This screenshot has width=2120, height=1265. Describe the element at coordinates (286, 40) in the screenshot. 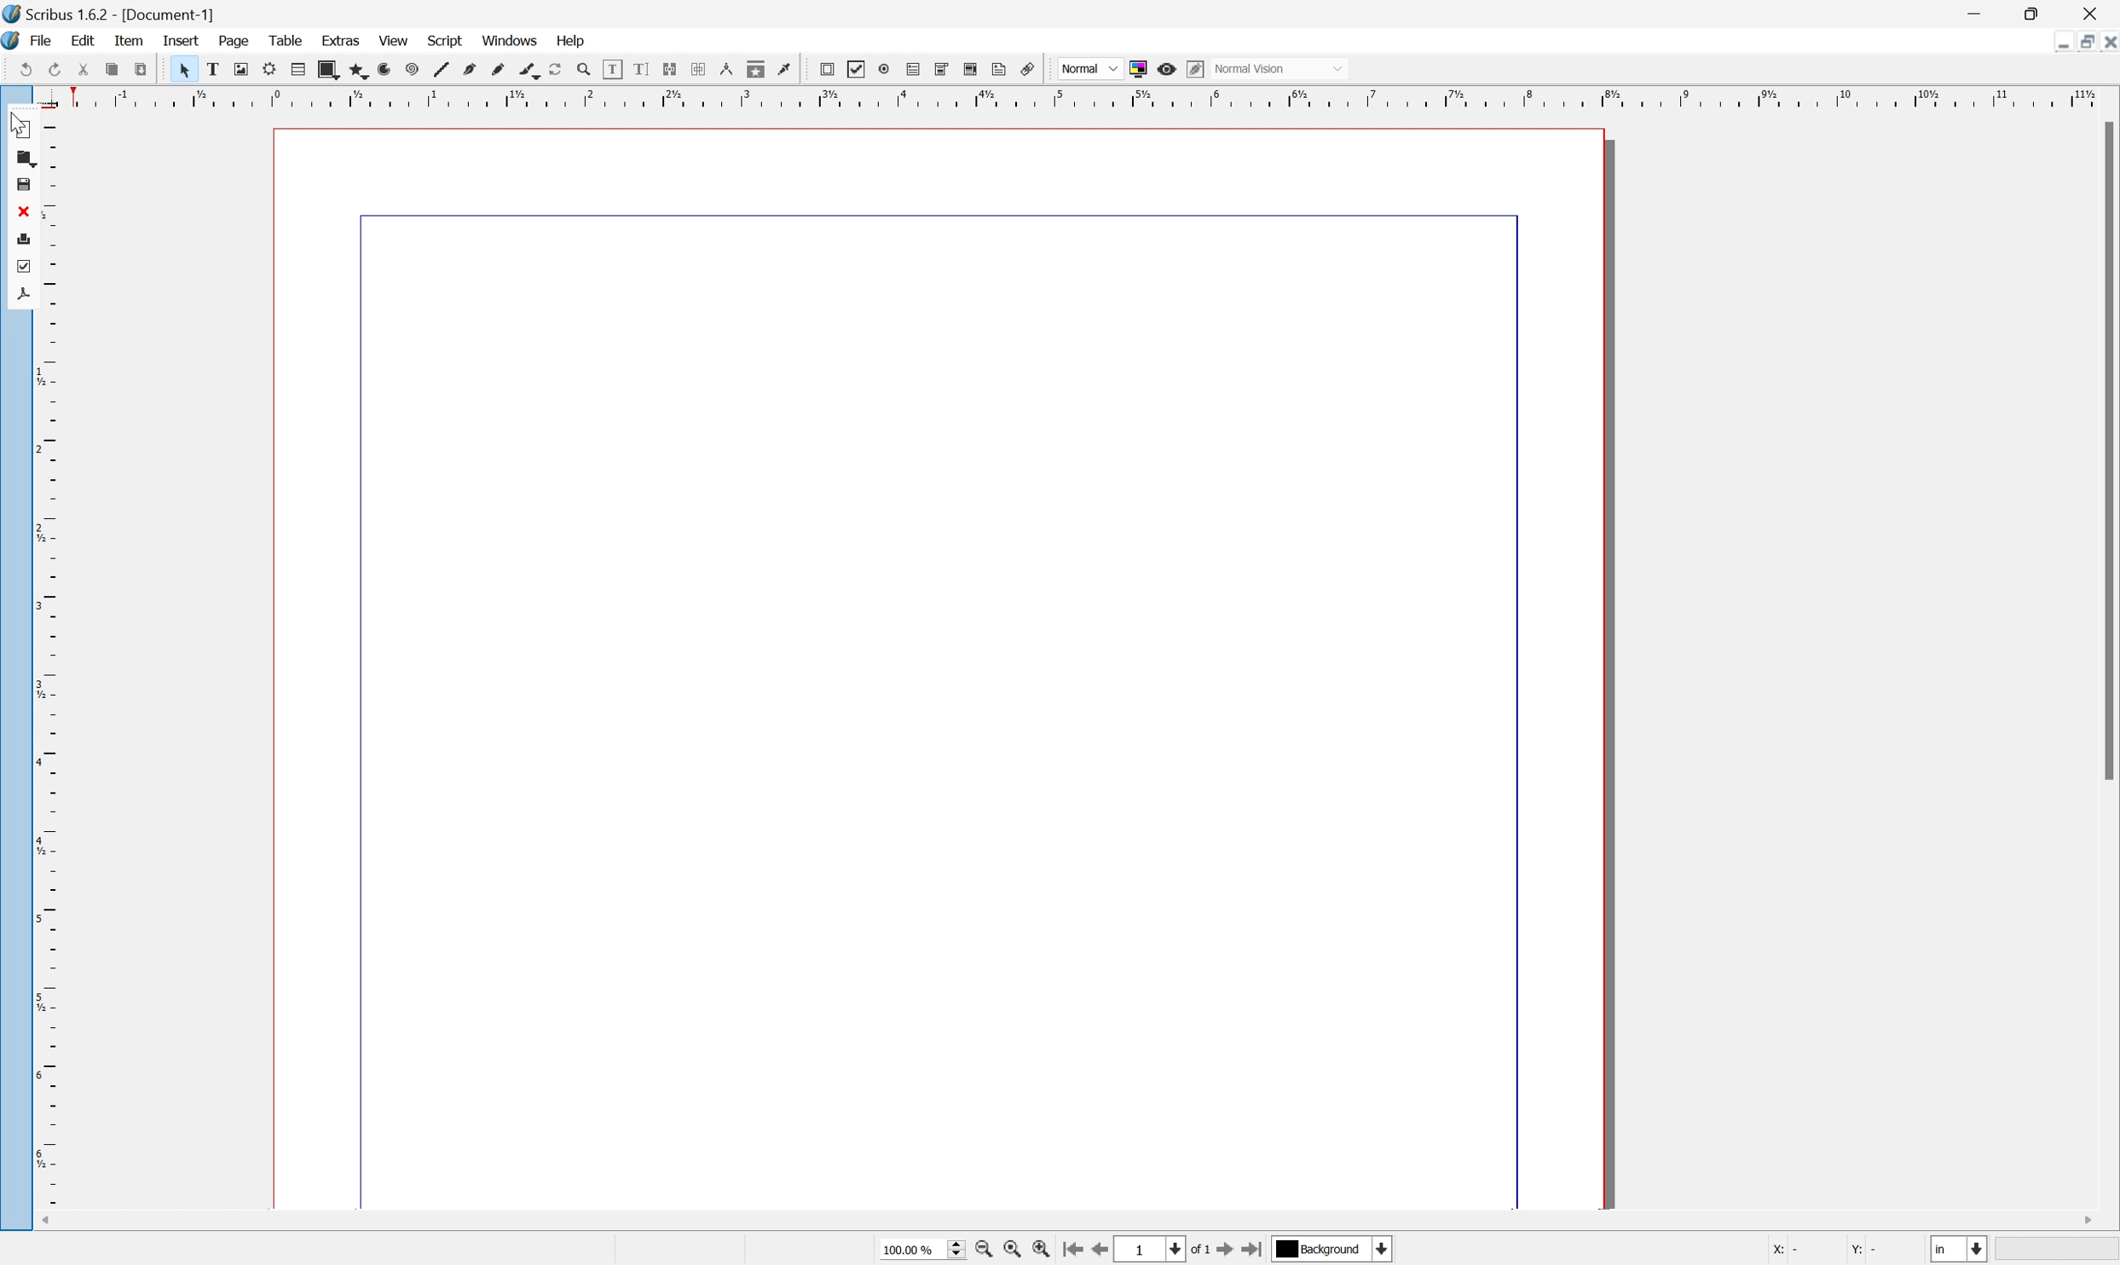

I see `table` at that location.